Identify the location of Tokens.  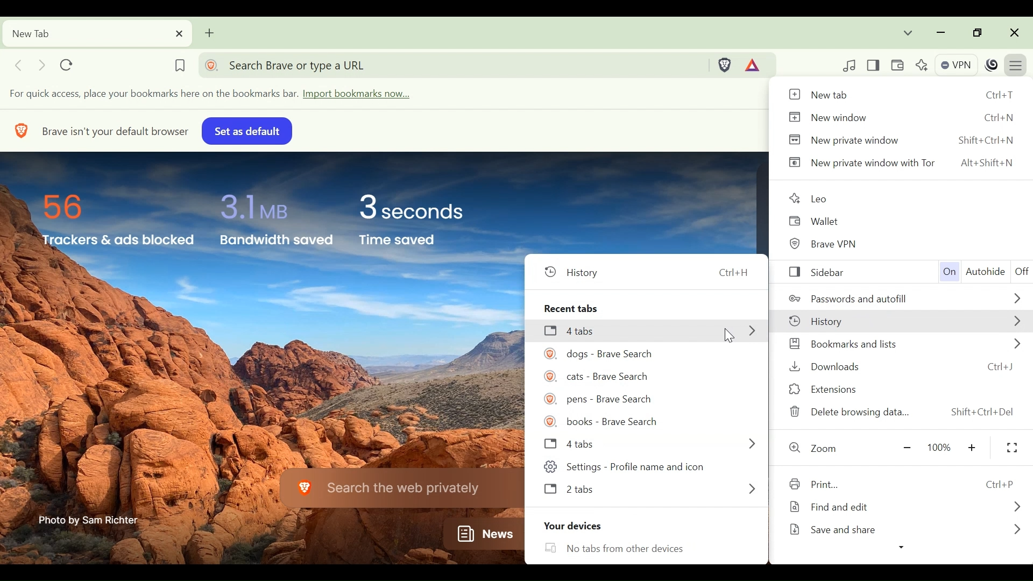
(756, 65).